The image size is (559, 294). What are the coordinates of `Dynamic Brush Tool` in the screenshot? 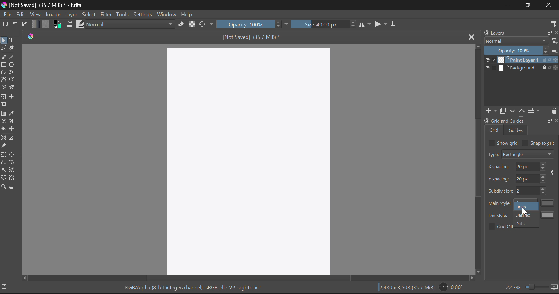 It's located at (3, 89).